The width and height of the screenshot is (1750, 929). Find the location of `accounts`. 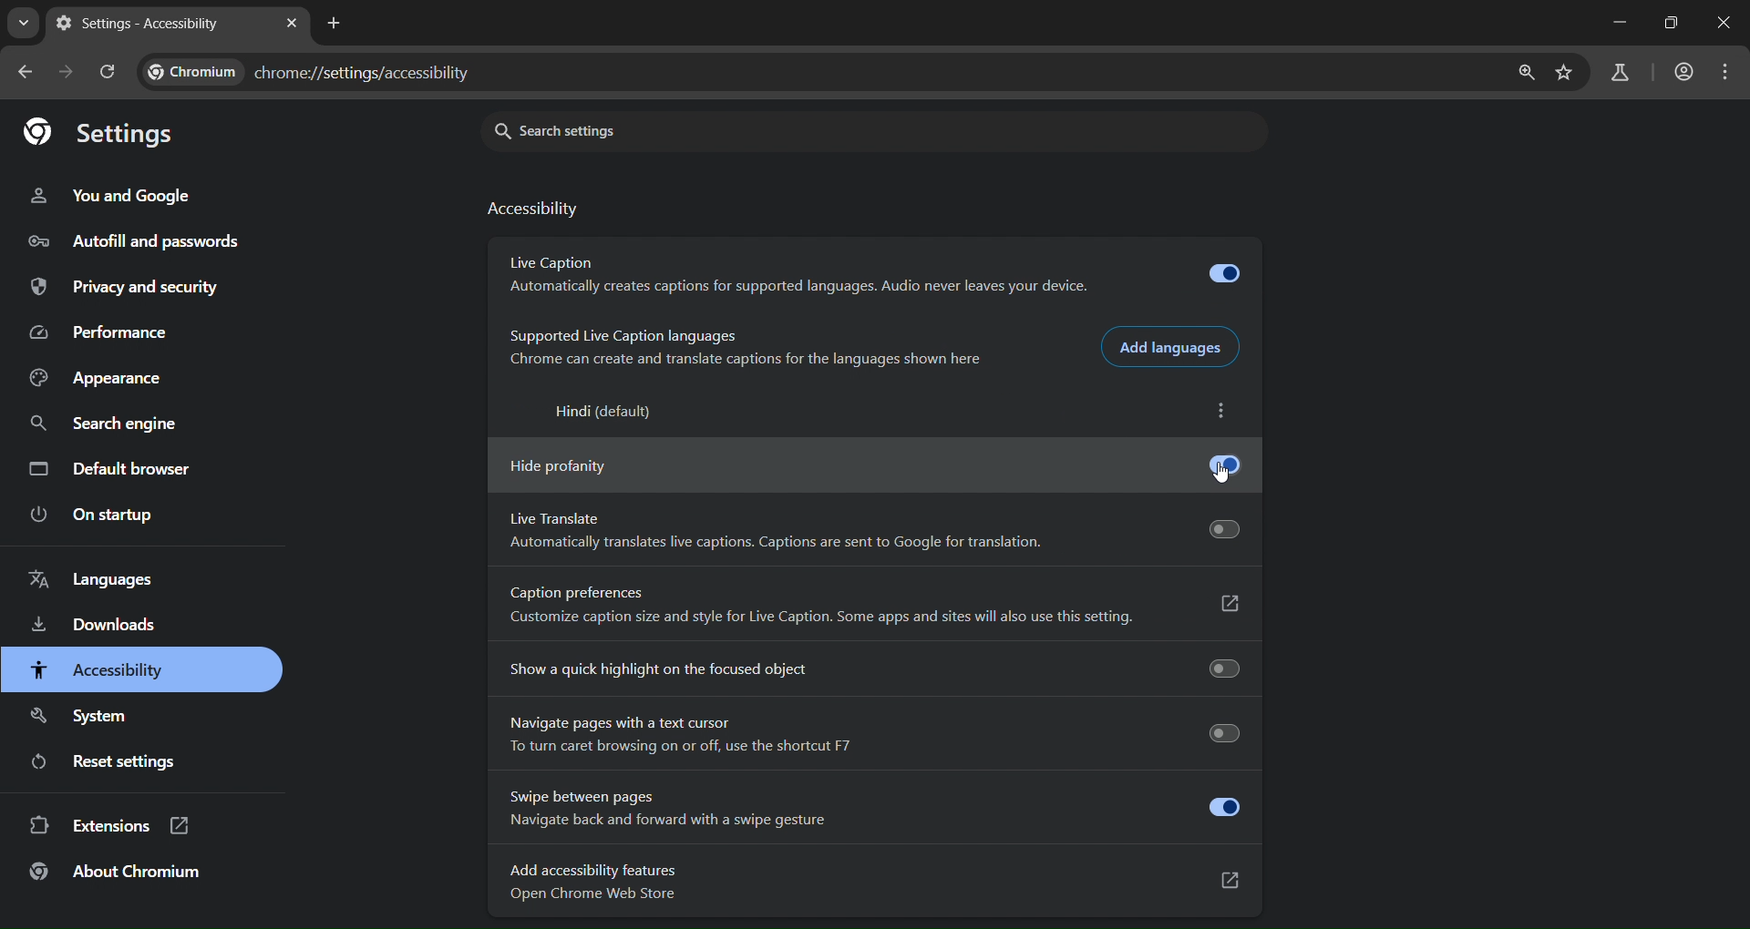

accounts is located at coordinates (1683, 72).